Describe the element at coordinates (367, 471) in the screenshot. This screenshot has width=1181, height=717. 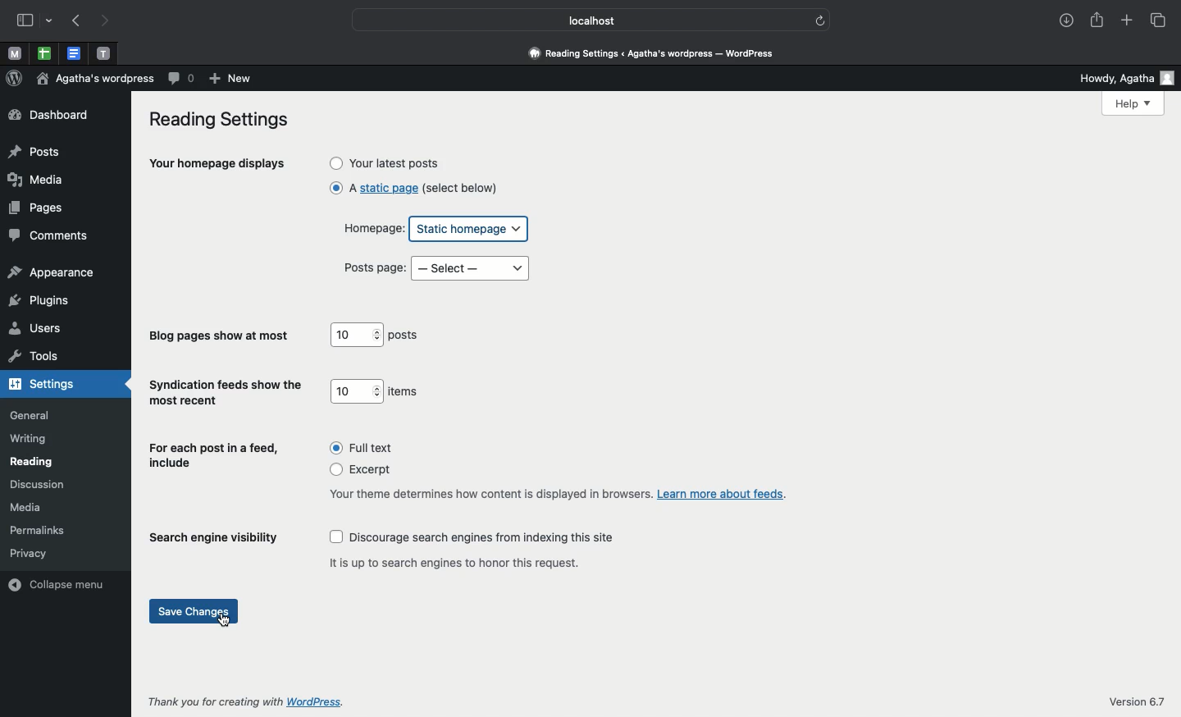
I see `Excerpt` at that location.